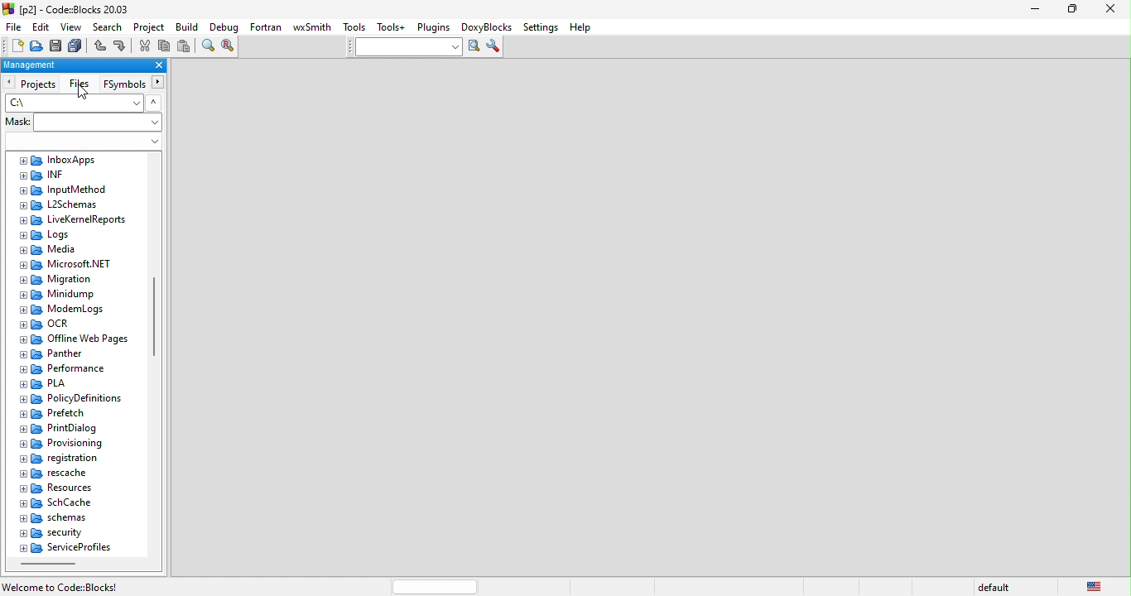 Image resolution: width=1131 pixels, height=596 pixels. Describe the element at coordinates (83, 412) in the screenshot. I see `prefetch` at that location.